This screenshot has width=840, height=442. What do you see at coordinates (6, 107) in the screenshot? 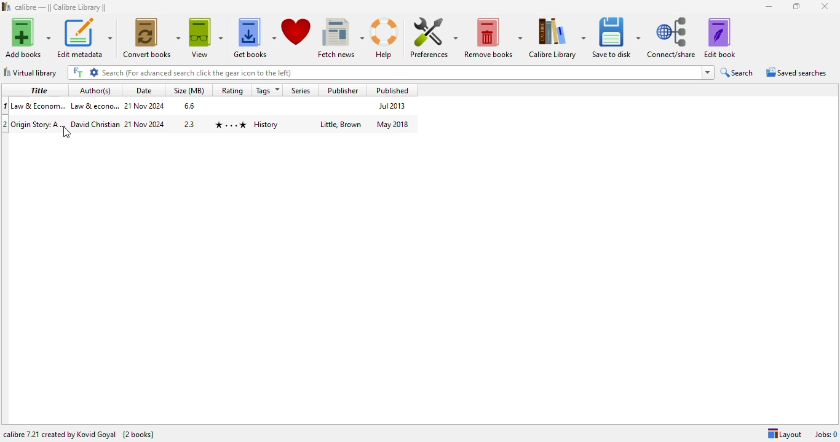
I see `index numbers` at bounding box center [6, 107].